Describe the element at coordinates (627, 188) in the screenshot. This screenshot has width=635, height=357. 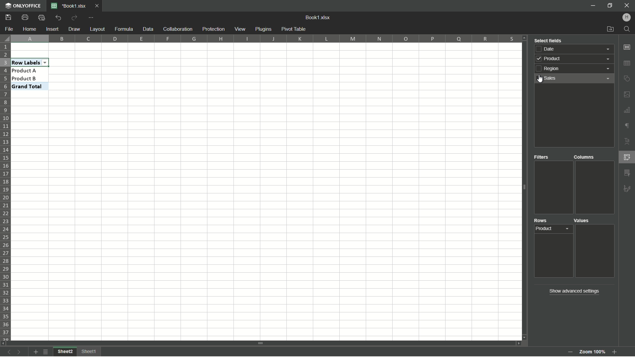
I see `formatting` at that location.